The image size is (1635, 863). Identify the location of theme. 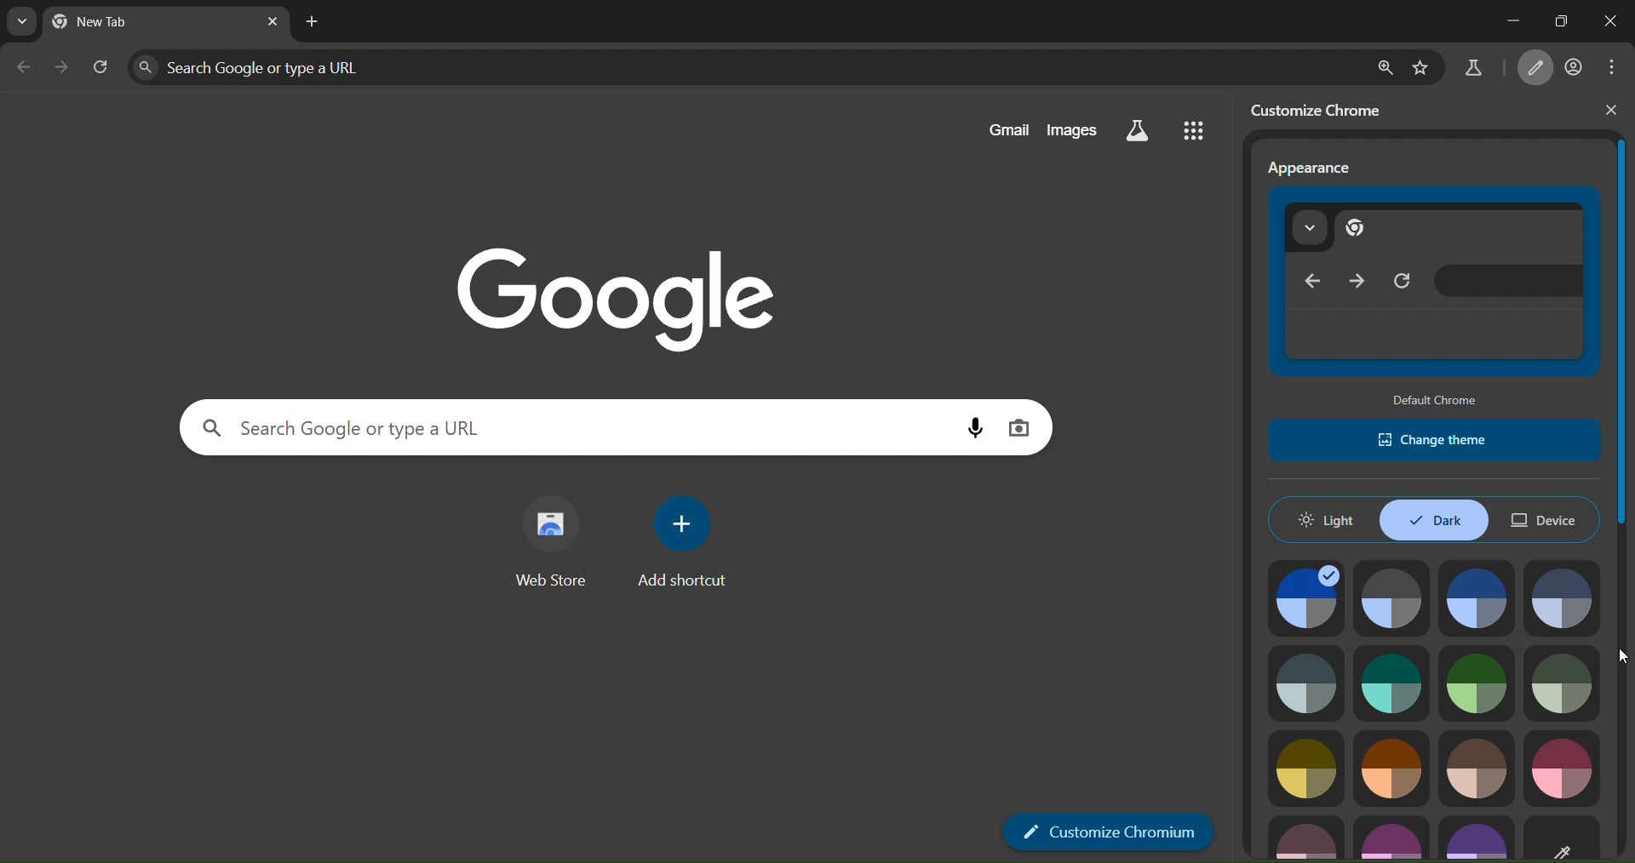
(1476, 765).